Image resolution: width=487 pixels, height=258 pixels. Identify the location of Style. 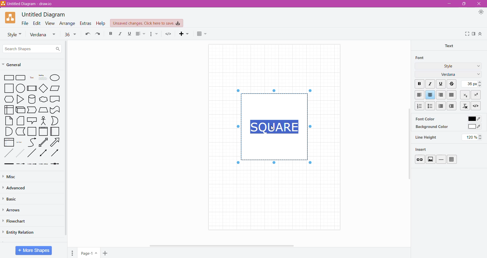
(448, 66).